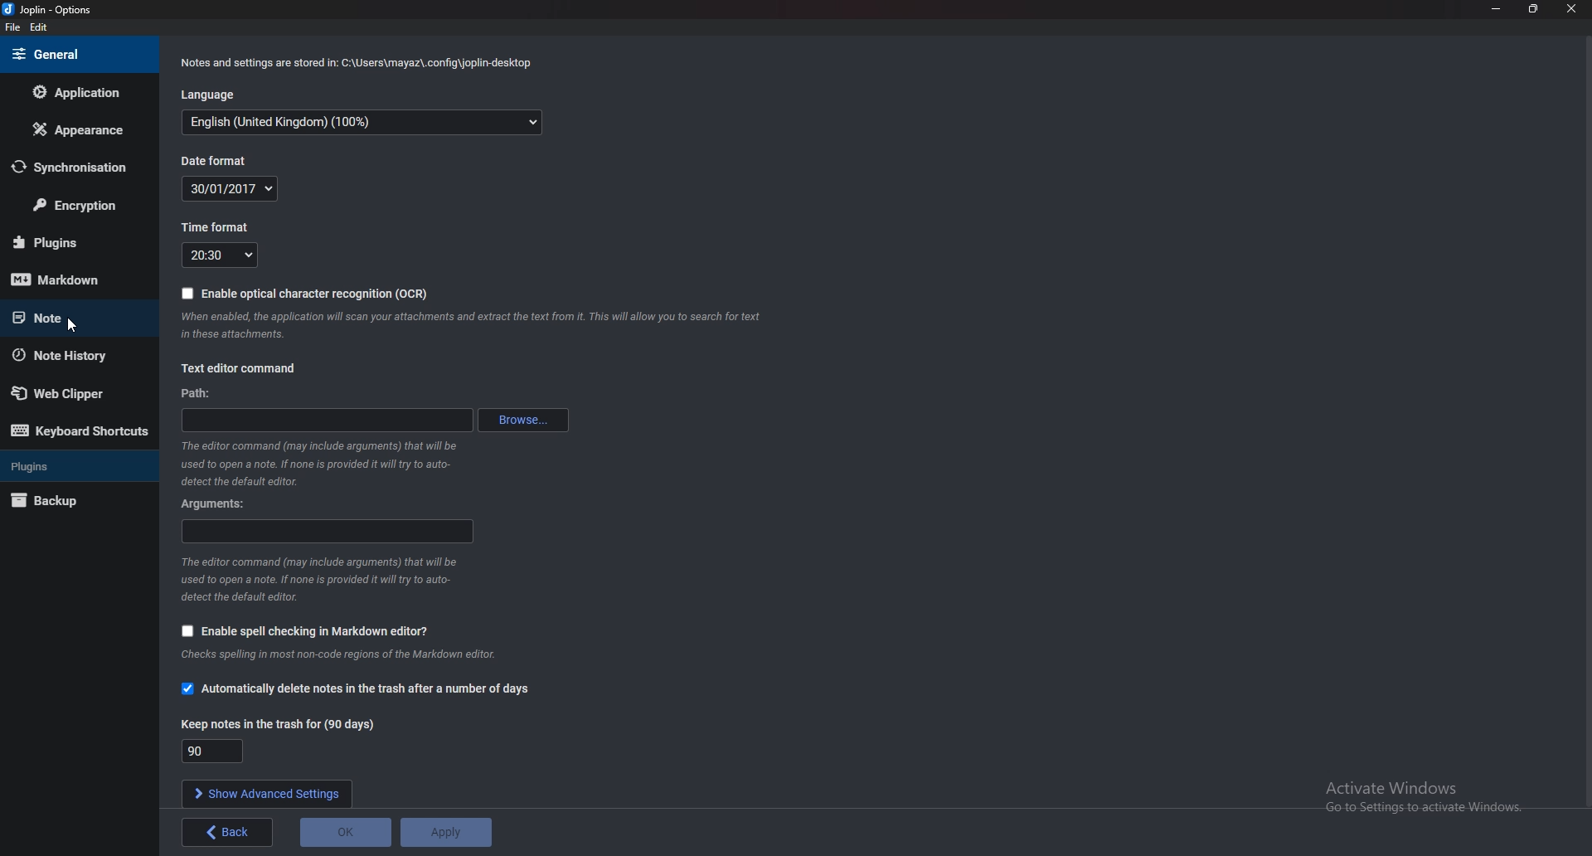 This screenshot has height=856, width=1592. I want to click on o K, so click(347, 831).